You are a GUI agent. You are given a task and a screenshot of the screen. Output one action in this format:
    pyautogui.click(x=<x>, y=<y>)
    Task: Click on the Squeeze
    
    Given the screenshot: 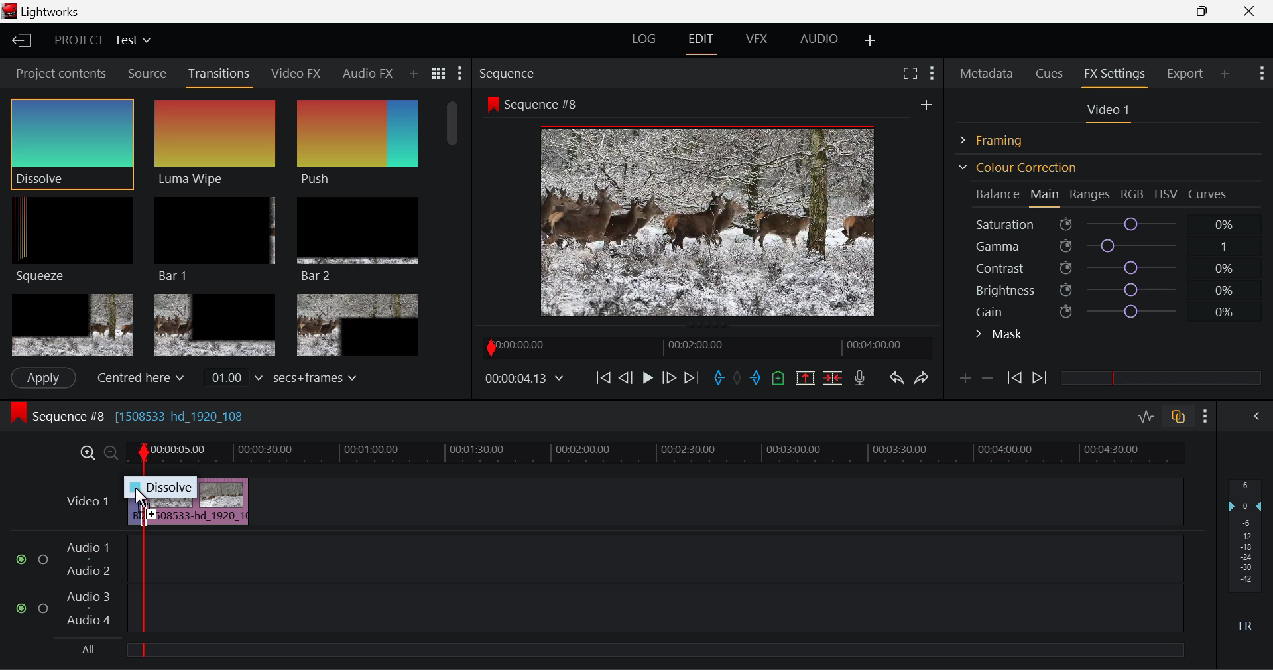 What is the action you would take?
    pyautogui.click(x=68, y=238)
    